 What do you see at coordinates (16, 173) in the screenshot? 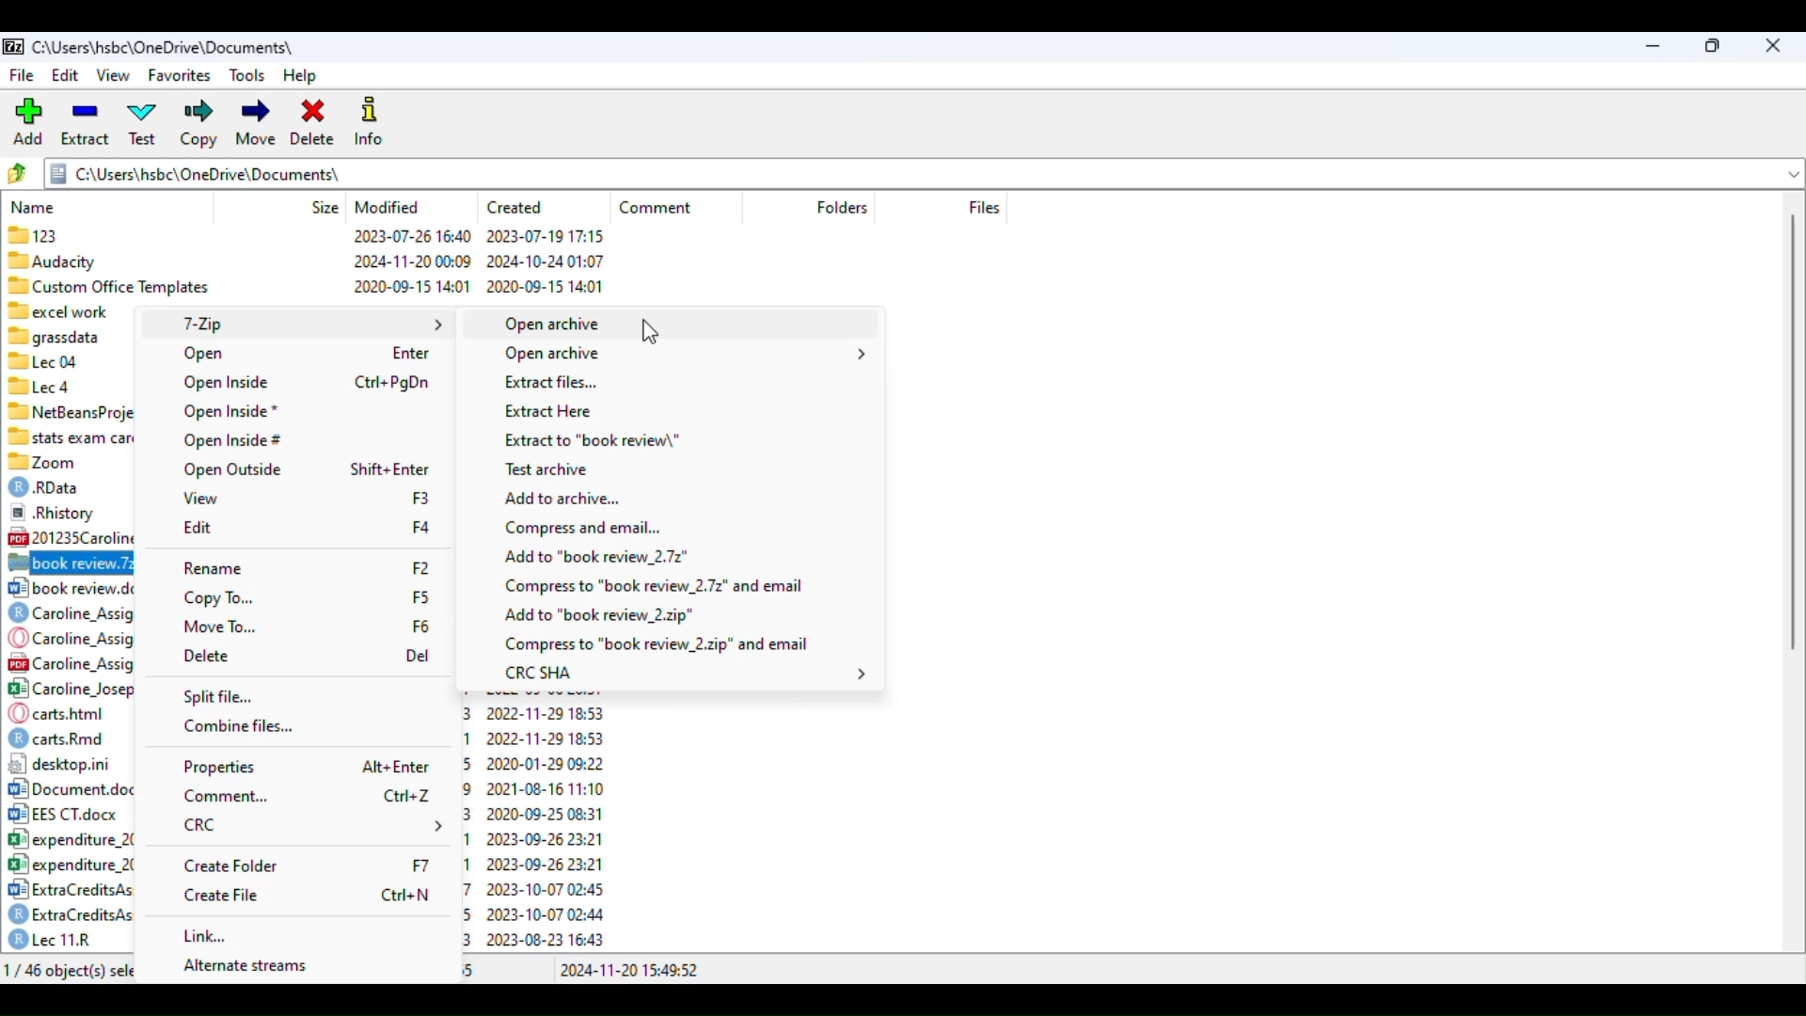
I see `browse folders` at bounding box center [16, 173].